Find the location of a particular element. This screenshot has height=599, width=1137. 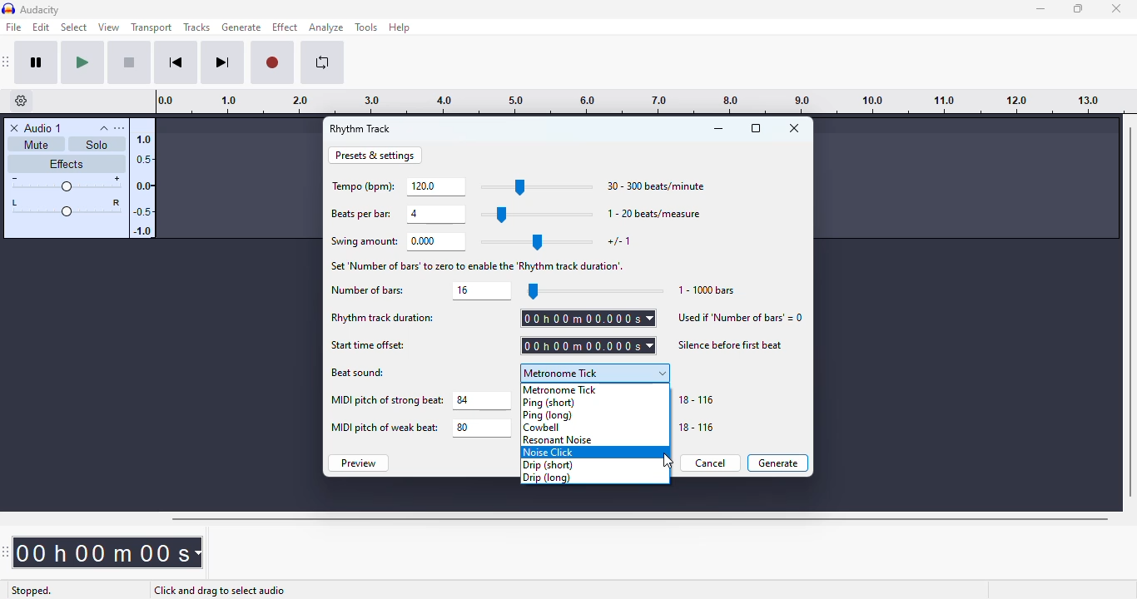

maximize is located at coordinates (1078, 8).